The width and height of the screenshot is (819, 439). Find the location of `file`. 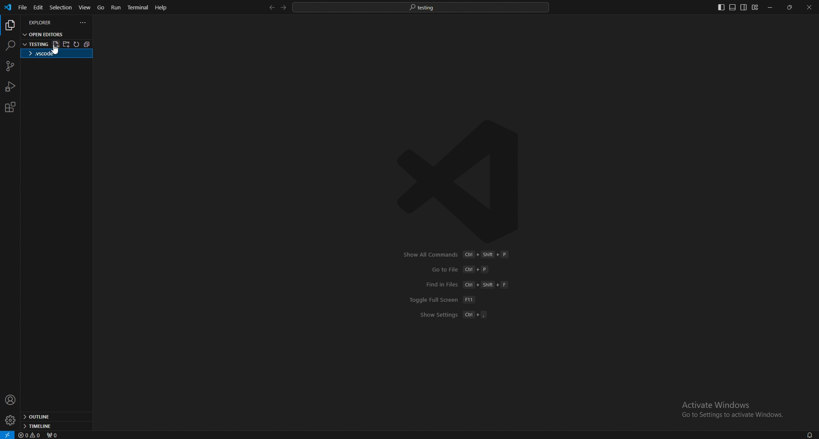

file is located at coordinates (22, 8).